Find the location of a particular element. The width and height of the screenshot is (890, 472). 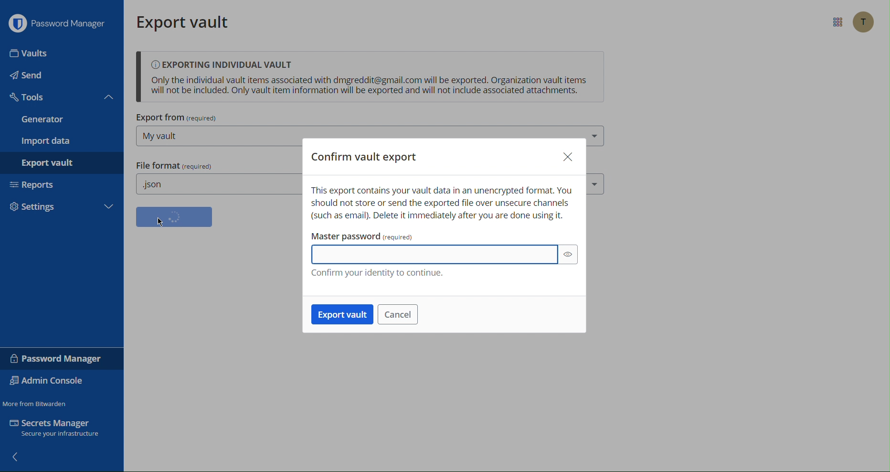

Cancel is located at coordinates (399, 315).